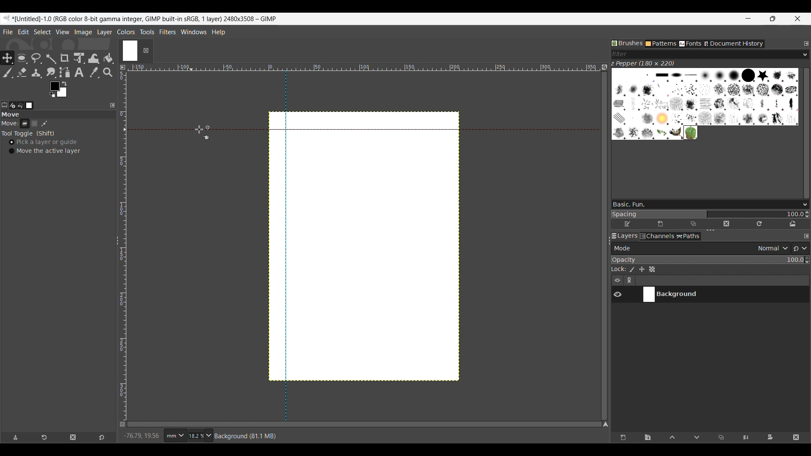 The height and width of the screenshot is (456, 811). Describe the element at coordinates (793, 224) in the screenshot. I see `Open brush as image` at that location.